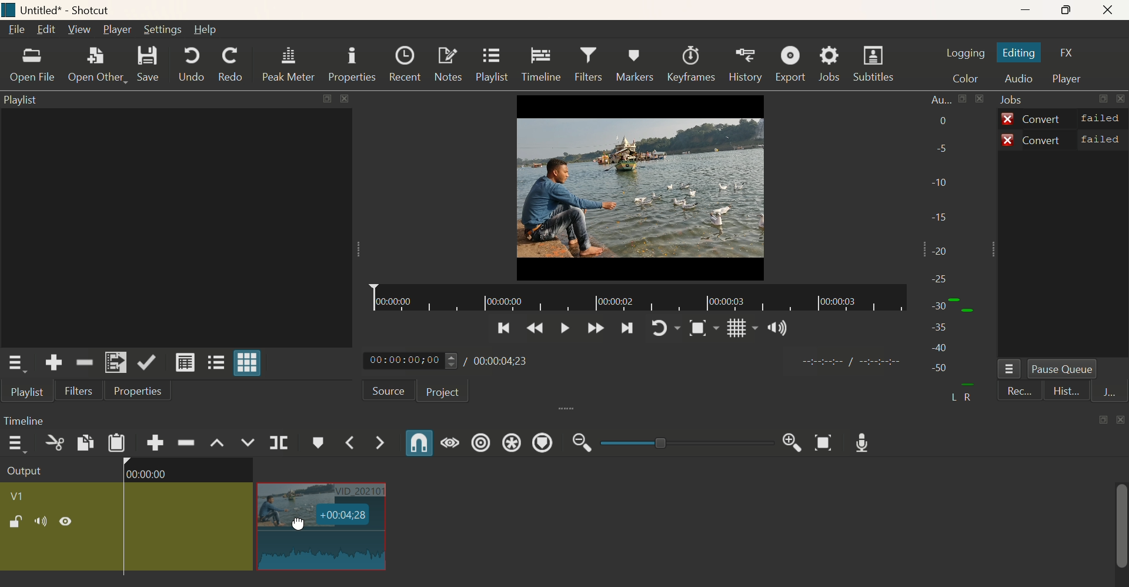 The height and width of the screenshot is (587, 1129). Describe the element at coordinates (1023, 54) in the screenshot. I see `Editing` at that location.